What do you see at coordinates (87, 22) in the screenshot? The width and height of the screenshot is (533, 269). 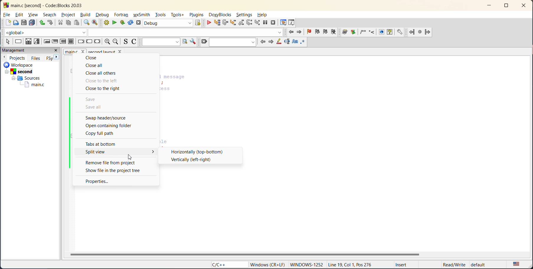 I see `find` at bounding box center [87, 22].